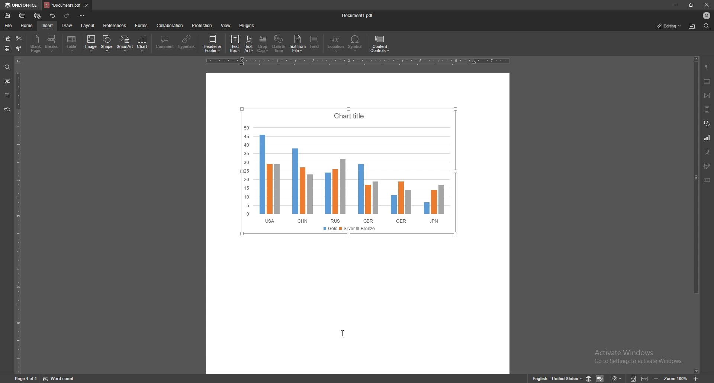 The height and width of the screenshot is (383, 714). What do you see at coordinates (187, 43) in the screenshot?
I see `hyperlink` at bounding box center [187, 43].